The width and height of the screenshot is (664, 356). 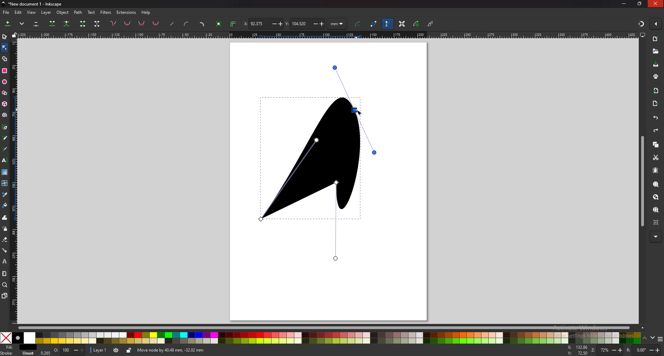 I want to click on next path effect parameter, so click(x=358, y=24).